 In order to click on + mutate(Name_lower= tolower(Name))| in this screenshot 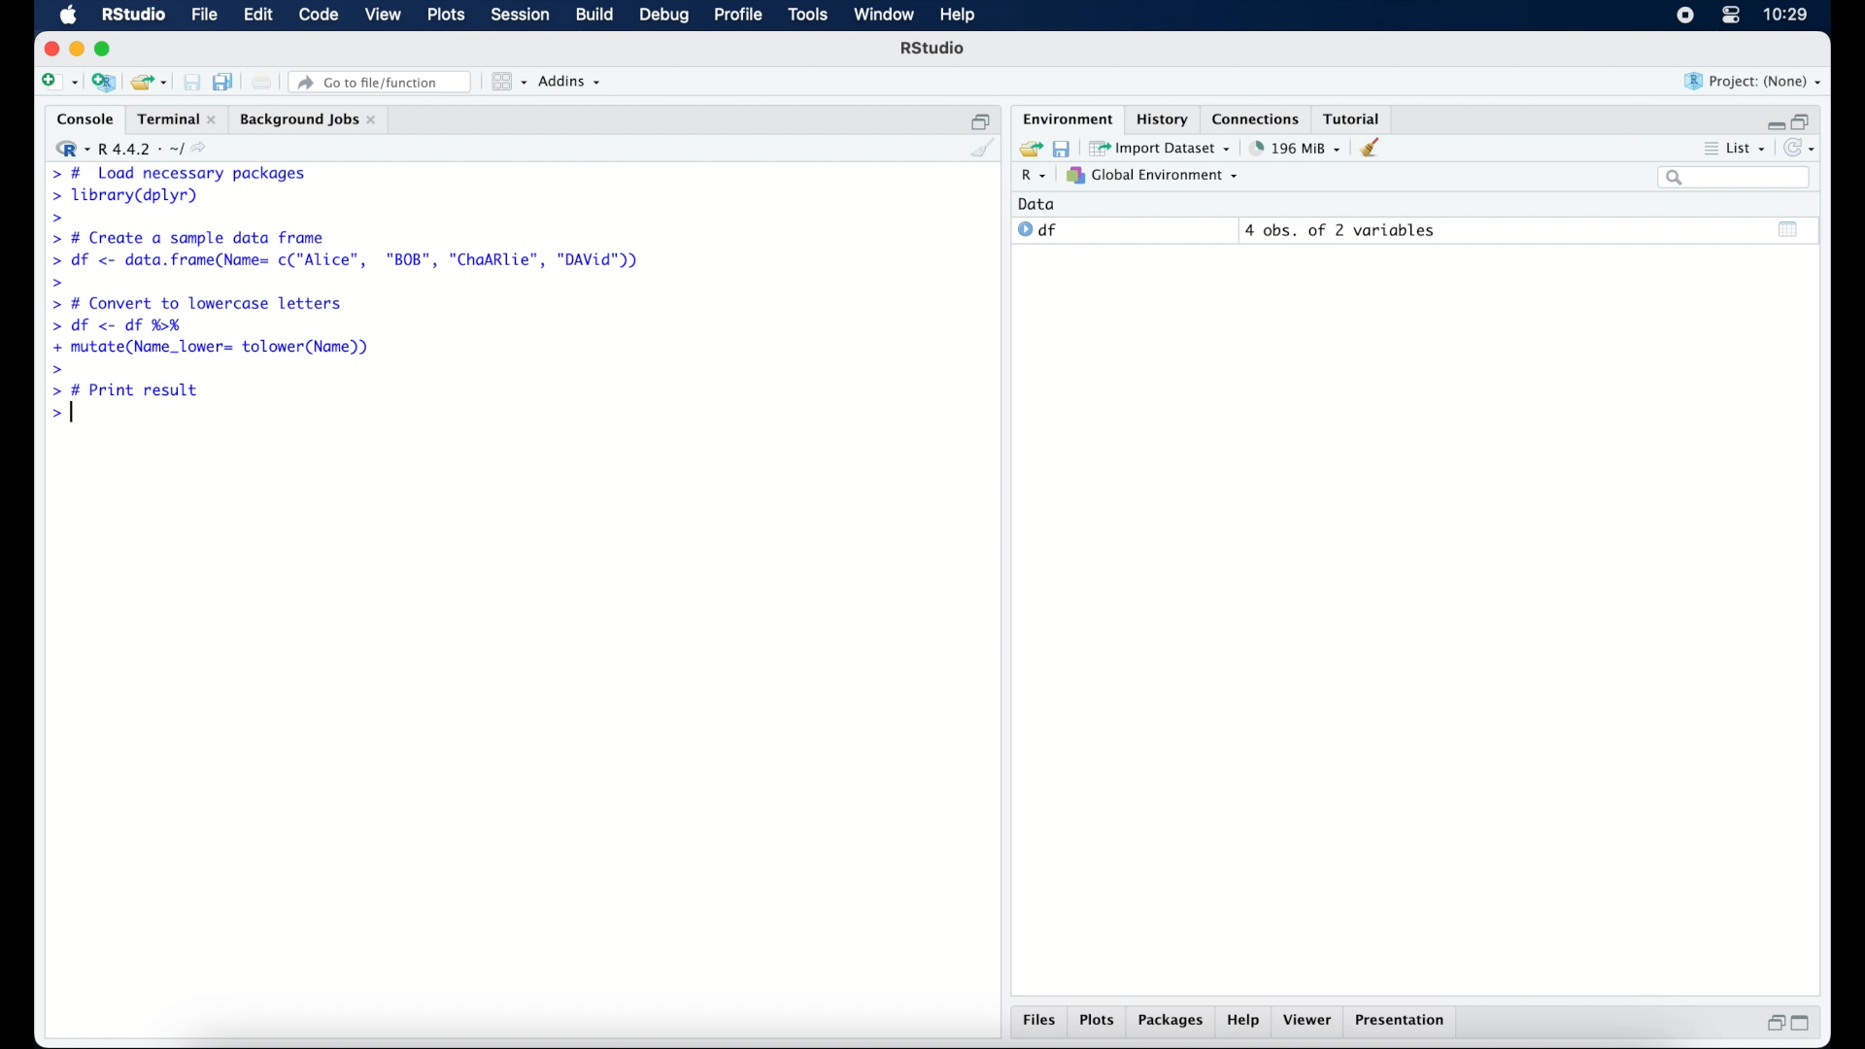, I will do `click(216, 347)`.